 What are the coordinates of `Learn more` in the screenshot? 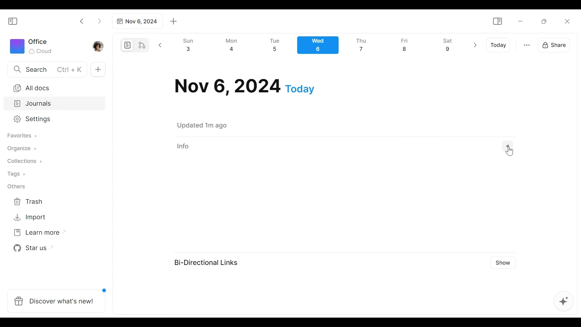 It's located at (37, 234).